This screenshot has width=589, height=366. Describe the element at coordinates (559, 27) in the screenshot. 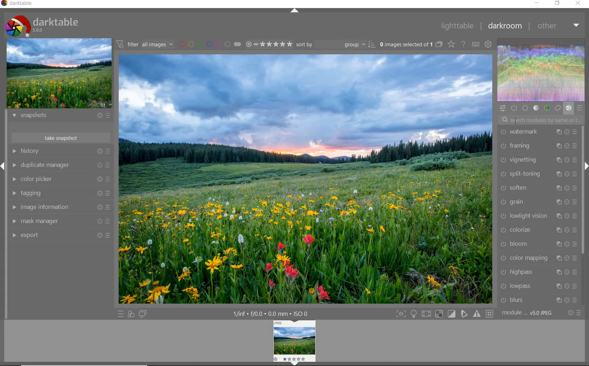

I see `other` at that location.